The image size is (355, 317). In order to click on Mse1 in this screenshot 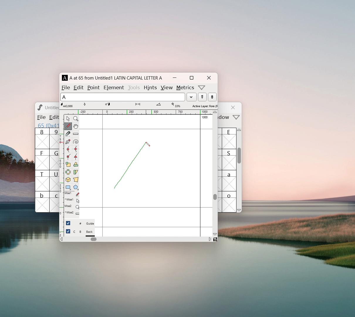, I will do `click(72, 194)`.